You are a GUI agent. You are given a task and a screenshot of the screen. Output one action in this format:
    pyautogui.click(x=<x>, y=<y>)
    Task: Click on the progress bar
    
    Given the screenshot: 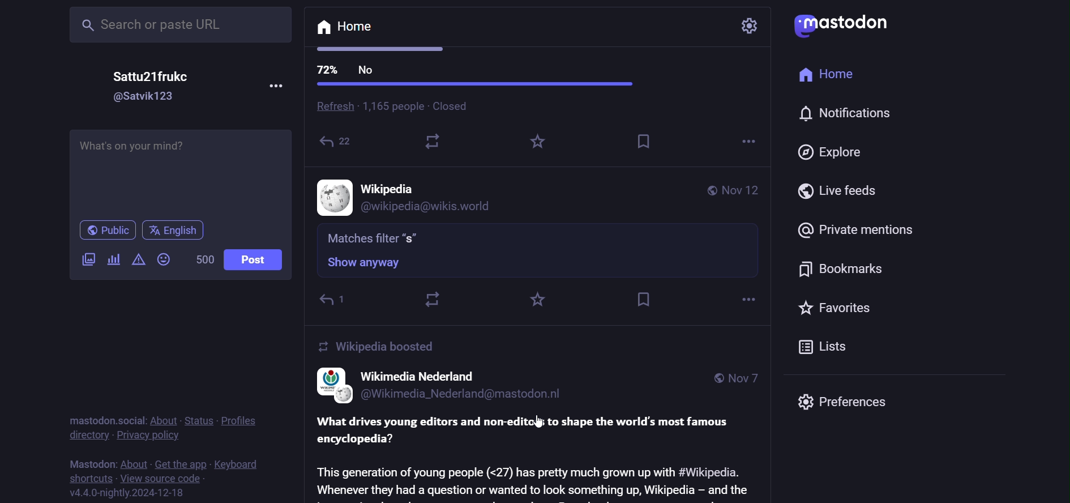 What is the action you would take?
    pyautogui.click(x=476, y=84)
    